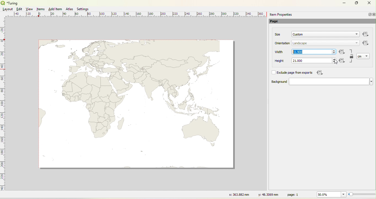 Image resolution: width=376 pixels, height=199 pixels. Describe the element at coordinates (334, 53) in the screenshot. I see `decrease` at that location.